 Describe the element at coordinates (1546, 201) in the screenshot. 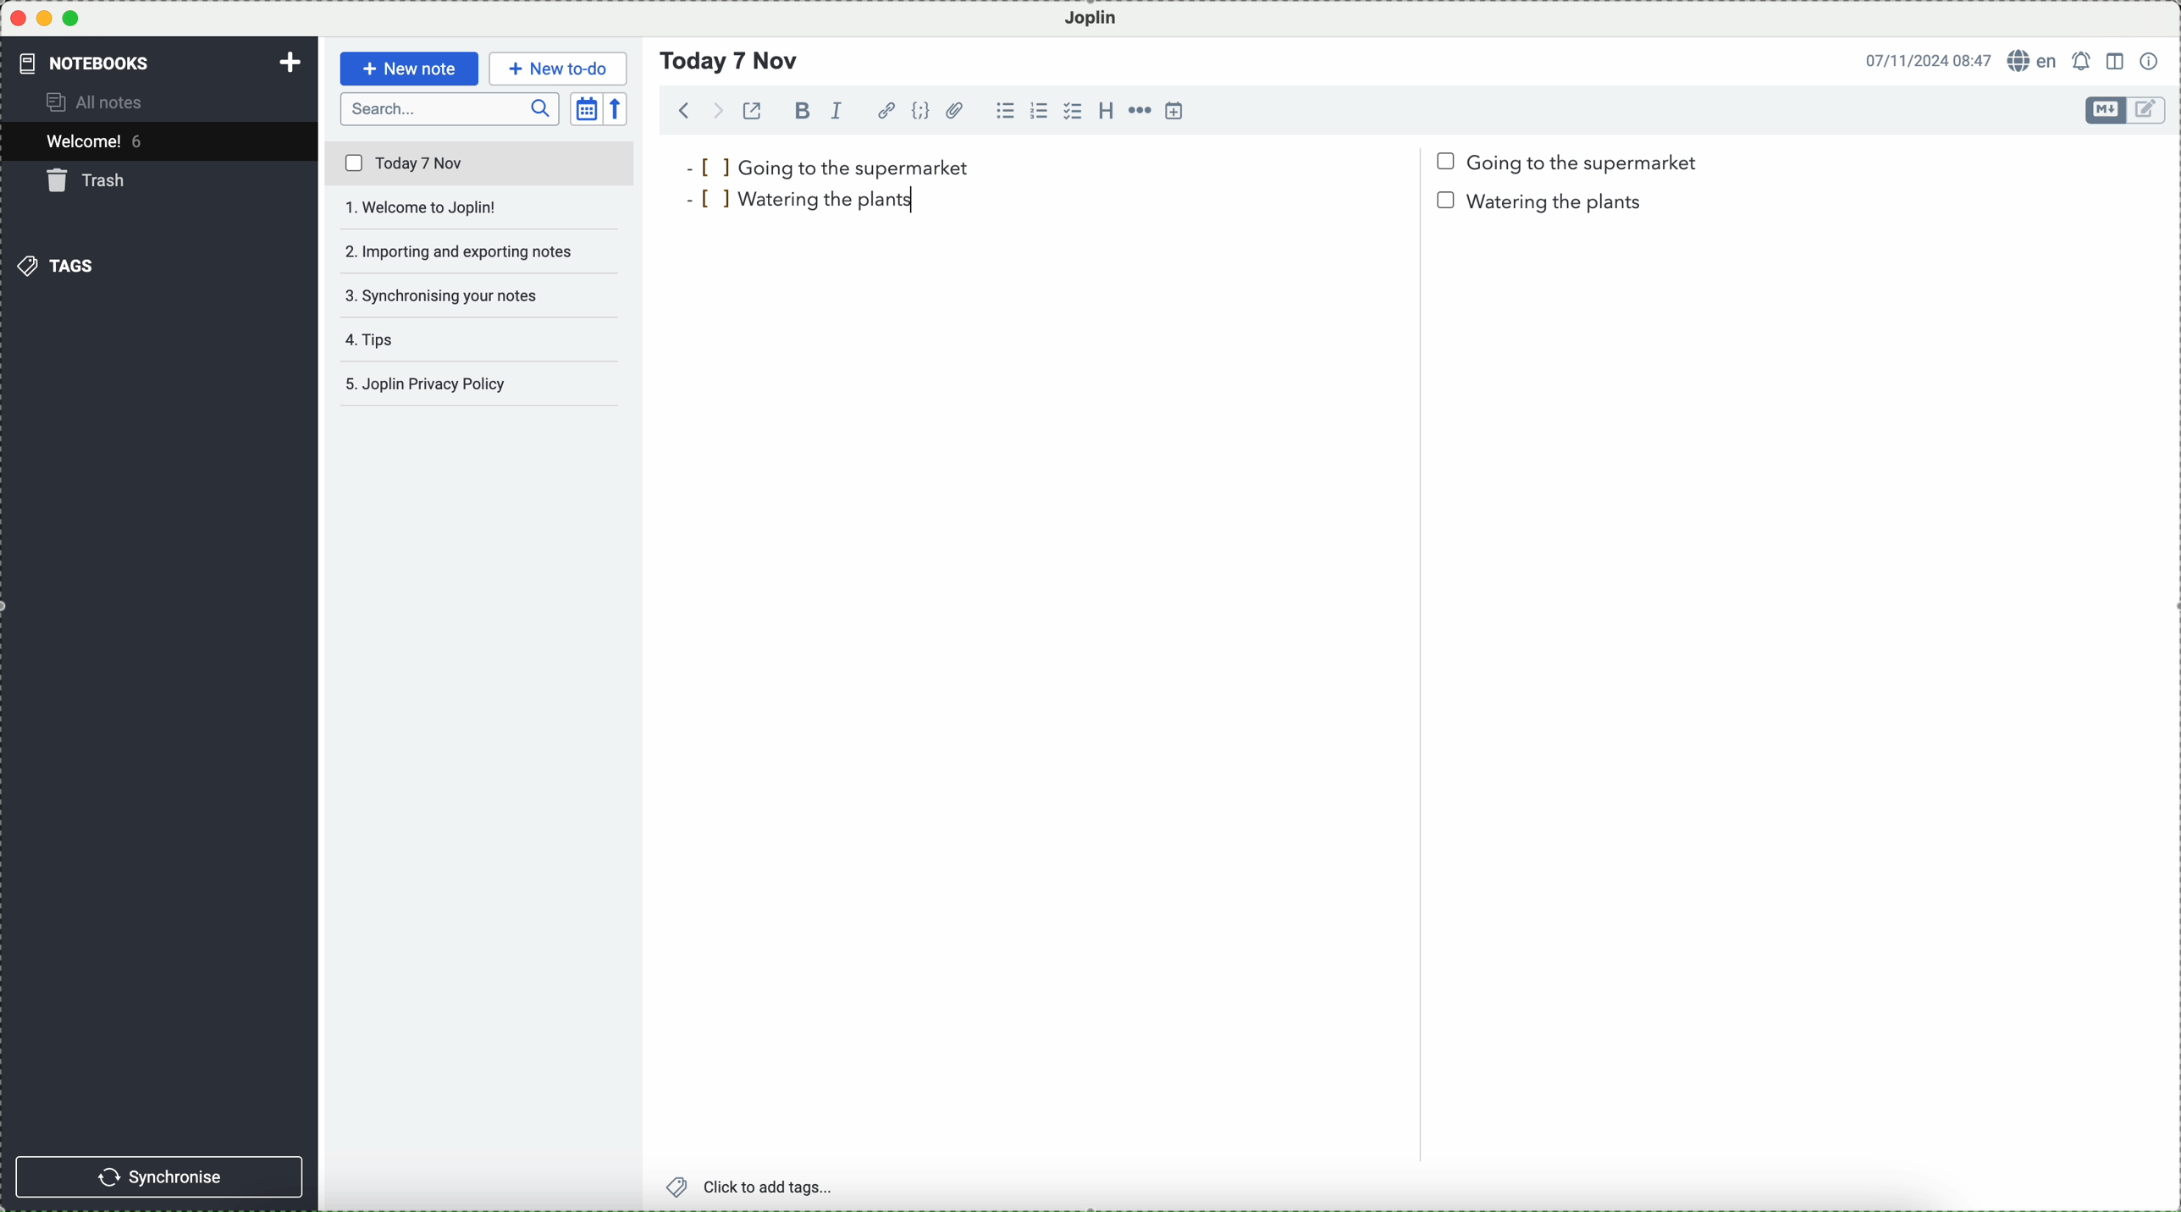

I see `watering the plants - checkbox added` at that location.